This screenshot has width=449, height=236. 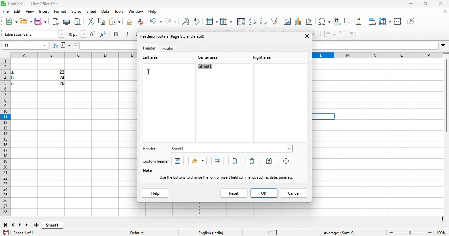 I want to click on formula, so click(x=77, y=46).